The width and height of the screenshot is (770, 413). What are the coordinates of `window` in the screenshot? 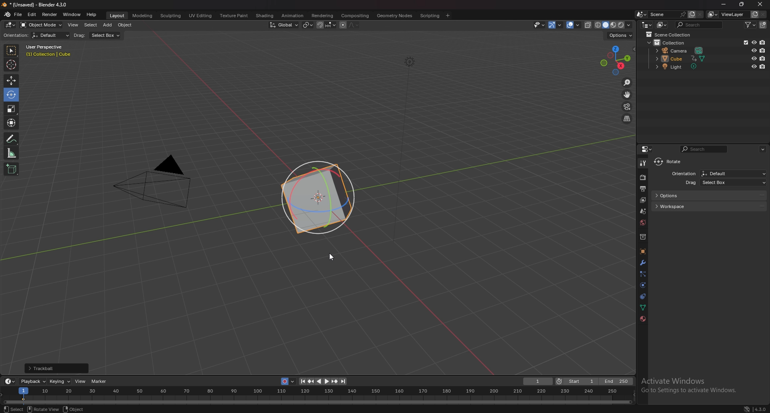 It's located at (71, 14).